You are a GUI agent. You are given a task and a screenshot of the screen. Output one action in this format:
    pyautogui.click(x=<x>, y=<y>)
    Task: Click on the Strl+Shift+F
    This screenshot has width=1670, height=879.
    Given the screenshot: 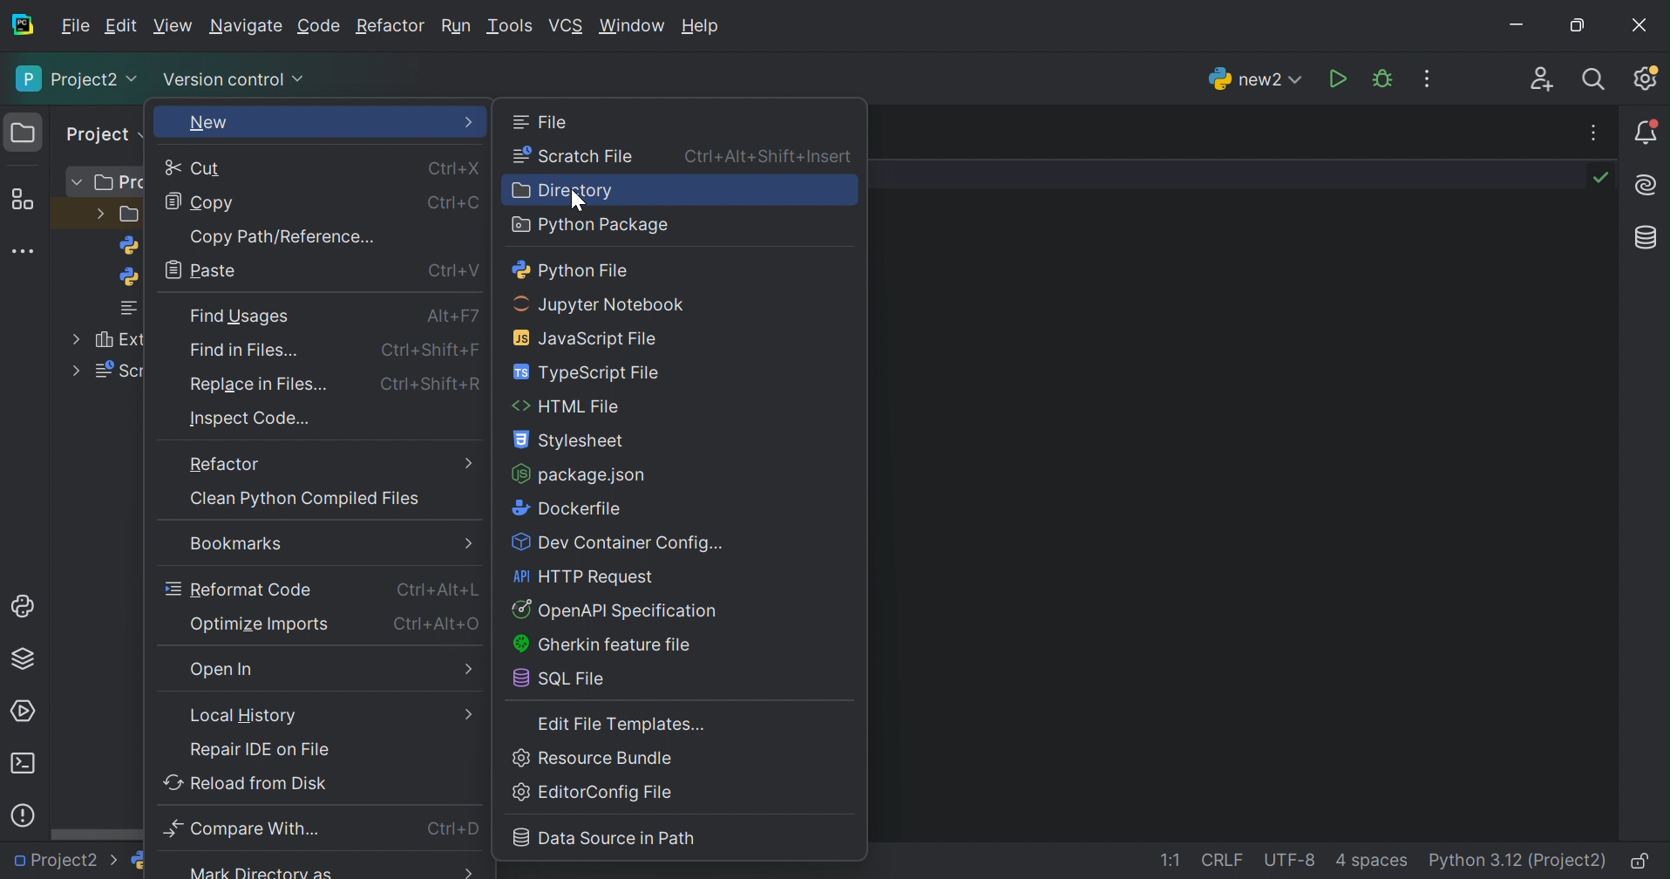 What is the action you would take?
    pyautogui.click(x=426, y=348)
    